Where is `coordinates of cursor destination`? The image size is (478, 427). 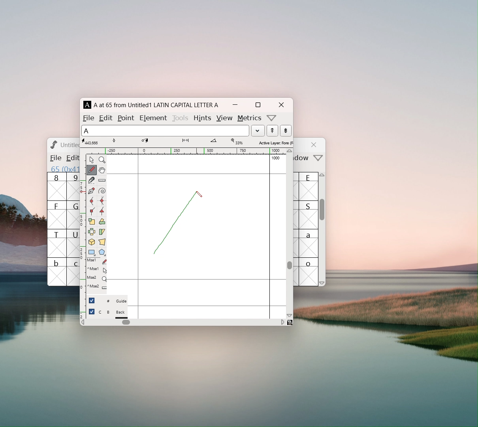 coordinates of cursor destination is located at coordinates (145, 142).